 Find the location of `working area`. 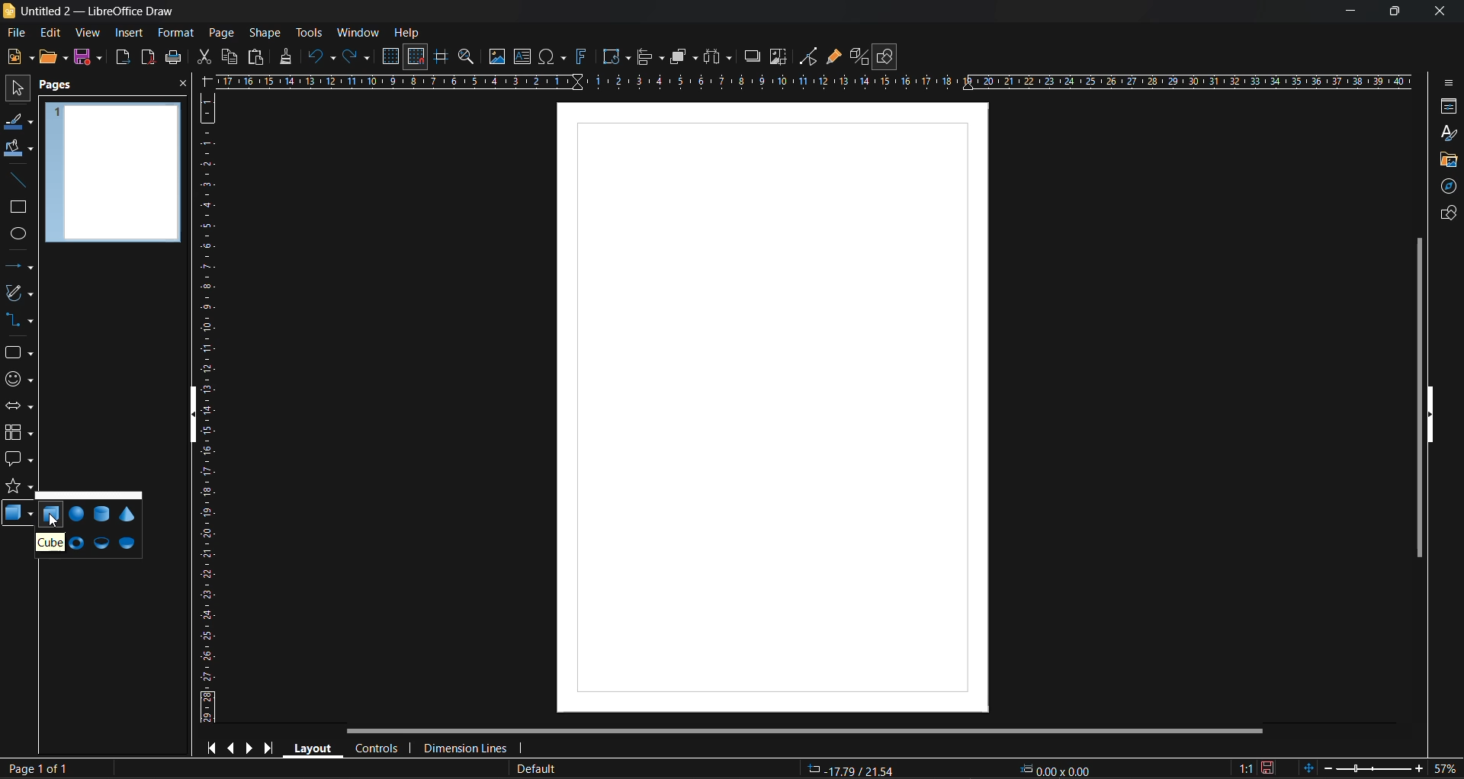

working area is located at coordinates (772, 406).